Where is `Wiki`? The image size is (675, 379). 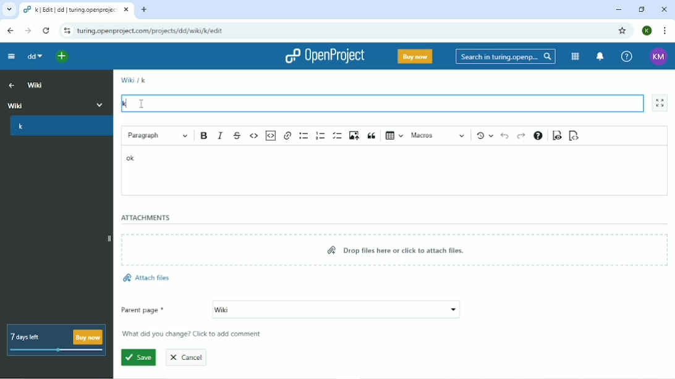 Wiki is located at coordinates (42, 104).